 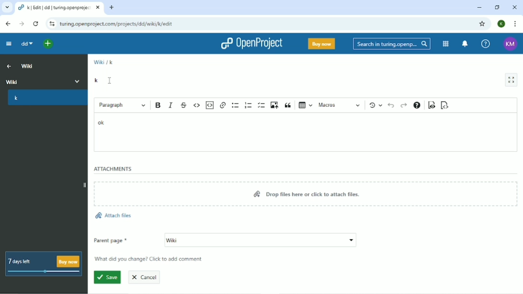 I want to click on Wiki, so click(x=261, y=240).